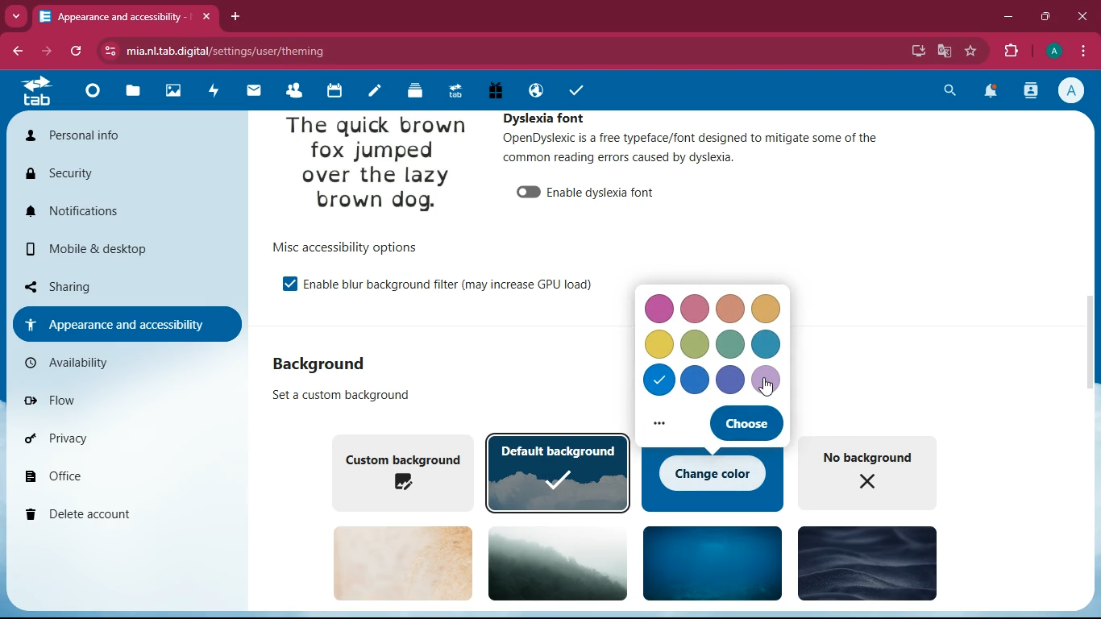 The width and height of the screenshot is (1101, 619). Describe the element at coordinates (90, 95) in the screenshot. I see `home` at that location.